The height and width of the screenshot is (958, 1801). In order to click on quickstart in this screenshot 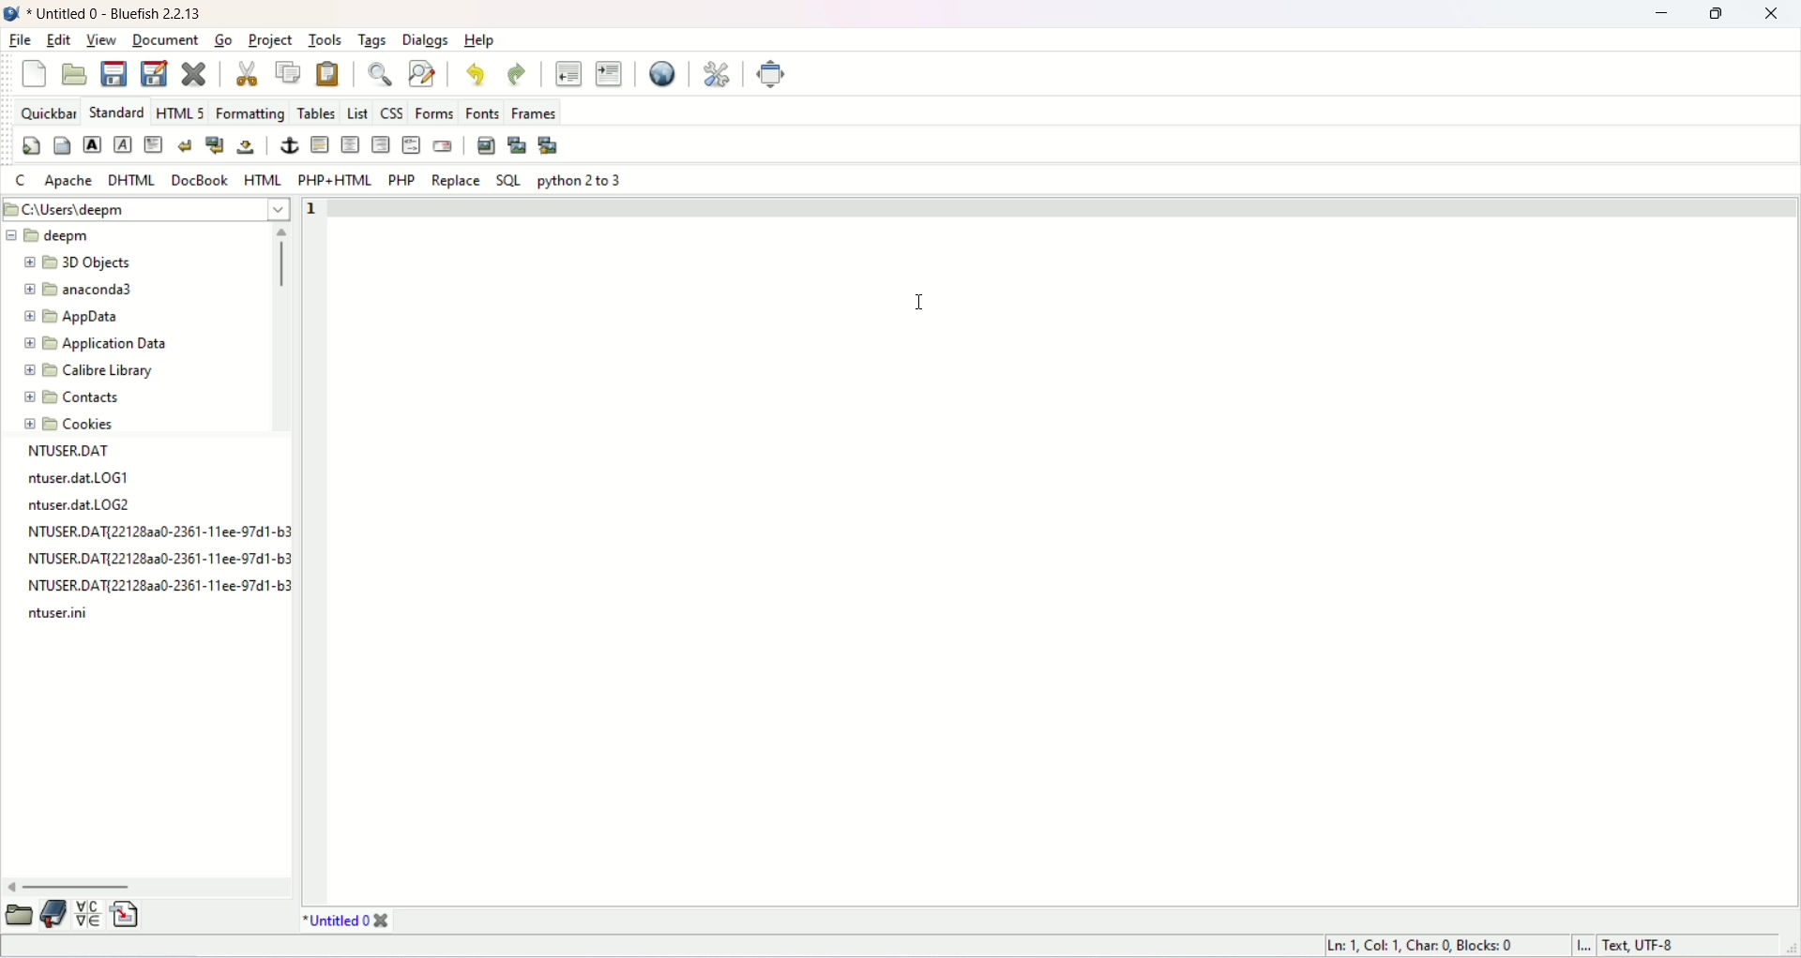, I will do `click(36, 76)`.